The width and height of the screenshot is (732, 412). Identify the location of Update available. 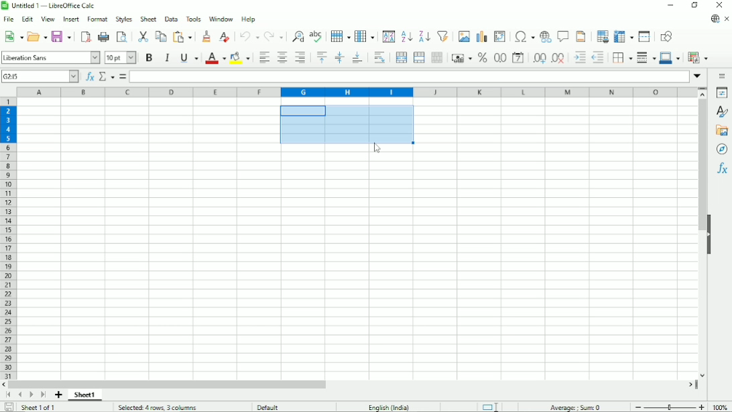
(714, 19).